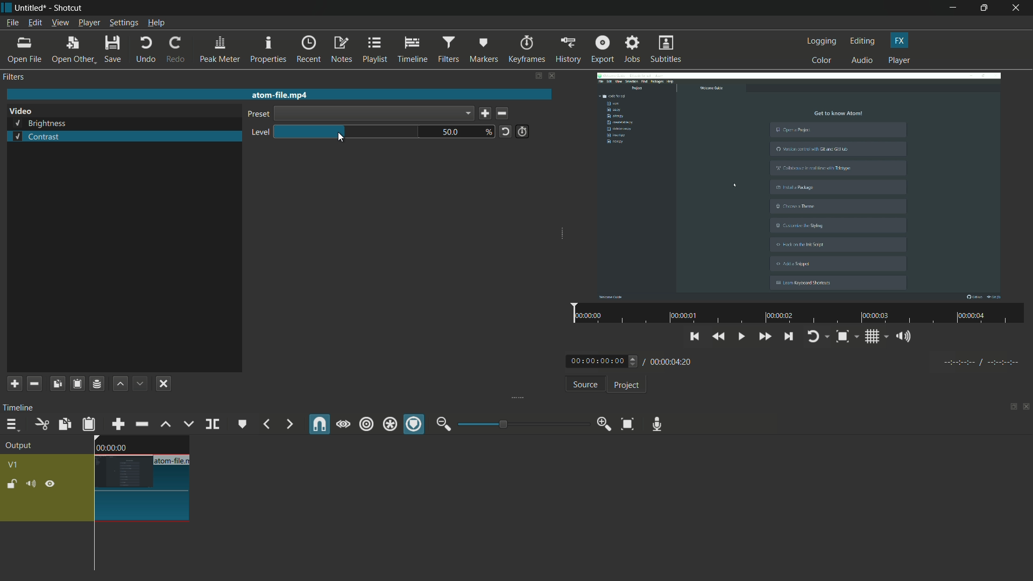 The height and width of the screenshot is (581, 1033). Describe the element at coordinates (789, 338) in the screenshot. I see `skip to the next point` at that location.